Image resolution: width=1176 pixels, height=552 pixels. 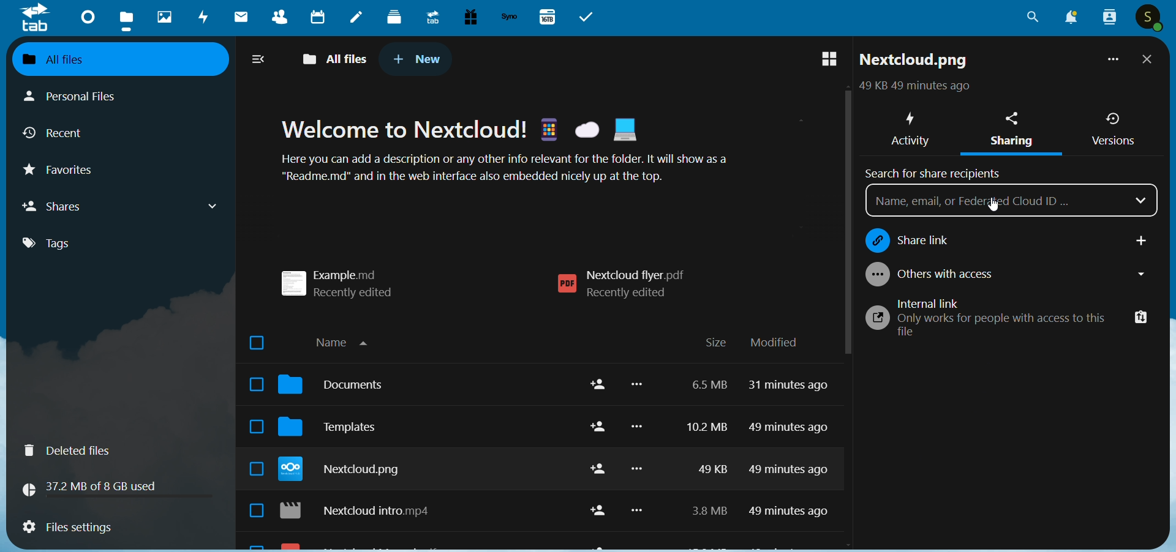 What do you see at coordinates (593, 280) in the screenshot?
I see `nextcloud flyer` at bounding box center [593, 280].